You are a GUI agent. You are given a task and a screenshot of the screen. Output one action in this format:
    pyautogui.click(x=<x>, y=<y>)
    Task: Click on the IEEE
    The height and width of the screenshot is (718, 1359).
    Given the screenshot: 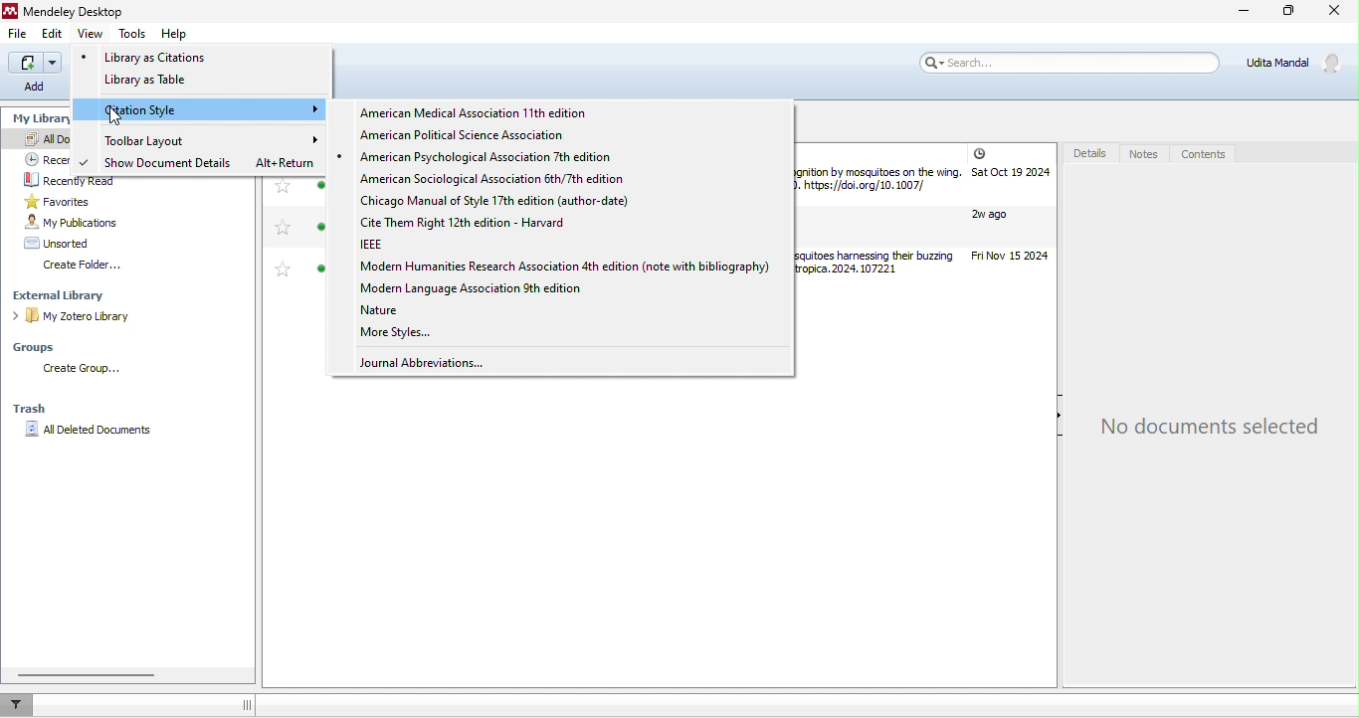 What is the action you would take?
    pyautogui.click(x=385, y=245)
    